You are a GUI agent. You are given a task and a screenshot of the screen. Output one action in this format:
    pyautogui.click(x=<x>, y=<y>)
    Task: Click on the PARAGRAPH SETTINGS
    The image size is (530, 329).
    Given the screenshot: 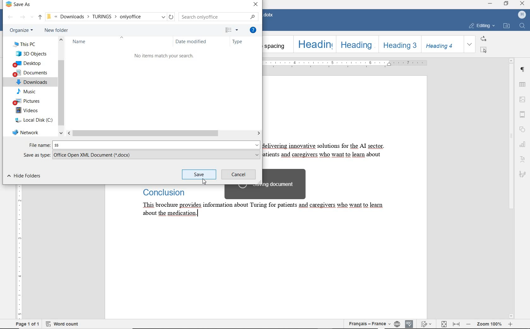 What is the action you would take?
    pyautogui.click(x=523, y=70)
    